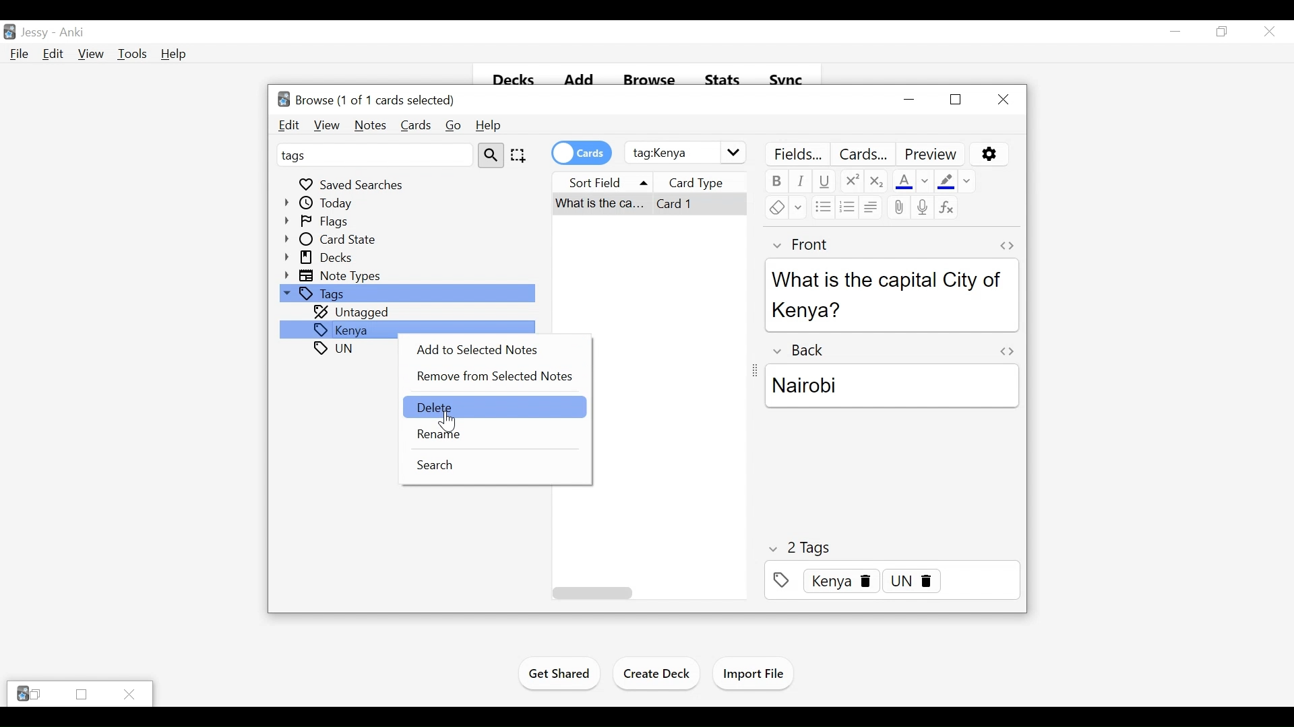 Image resolution: width=1294 pixels, height=727 pixels. I want to click on Kenya, so click(407, 329).